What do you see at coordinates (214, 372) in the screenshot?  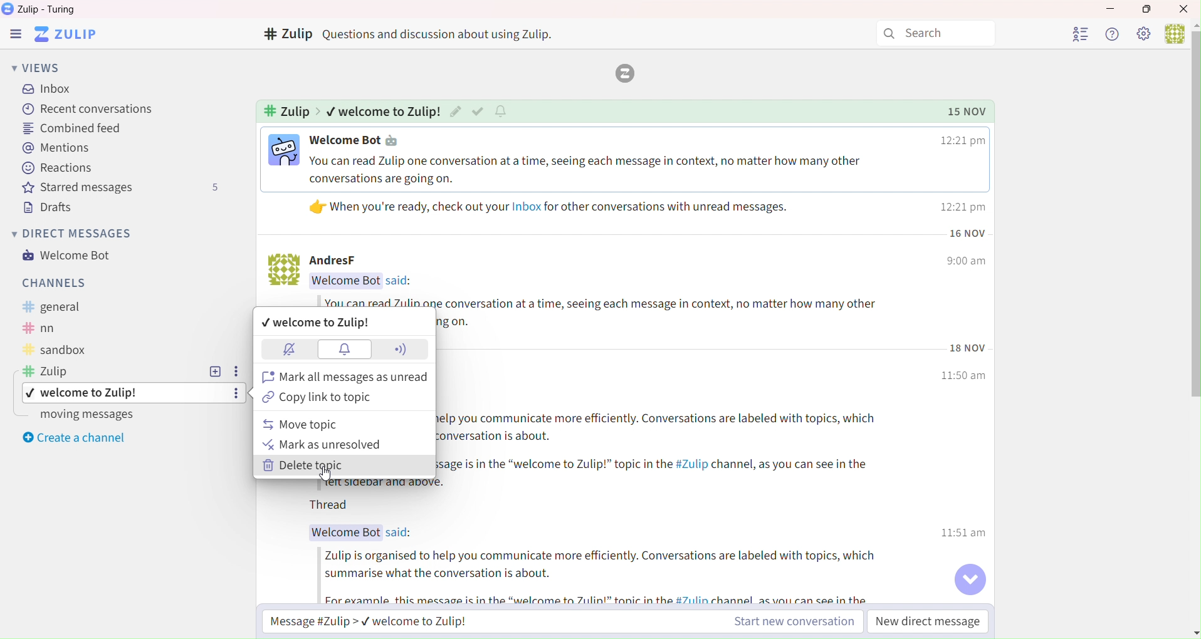 I see `Add` at bounding box center [214, 372].